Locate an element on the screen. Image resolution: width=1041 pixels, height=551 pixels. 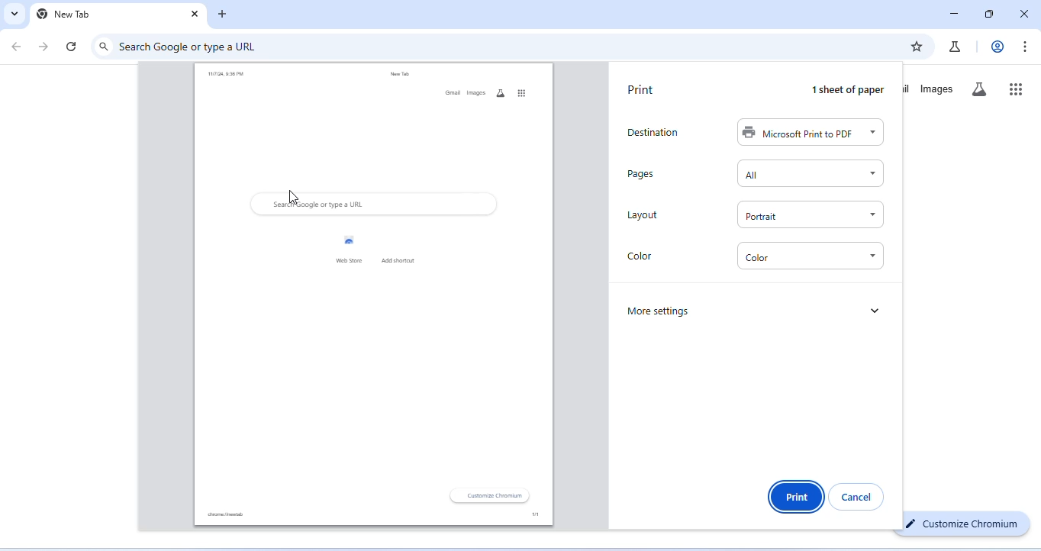
Cursor is located at coordinates (292, 197).